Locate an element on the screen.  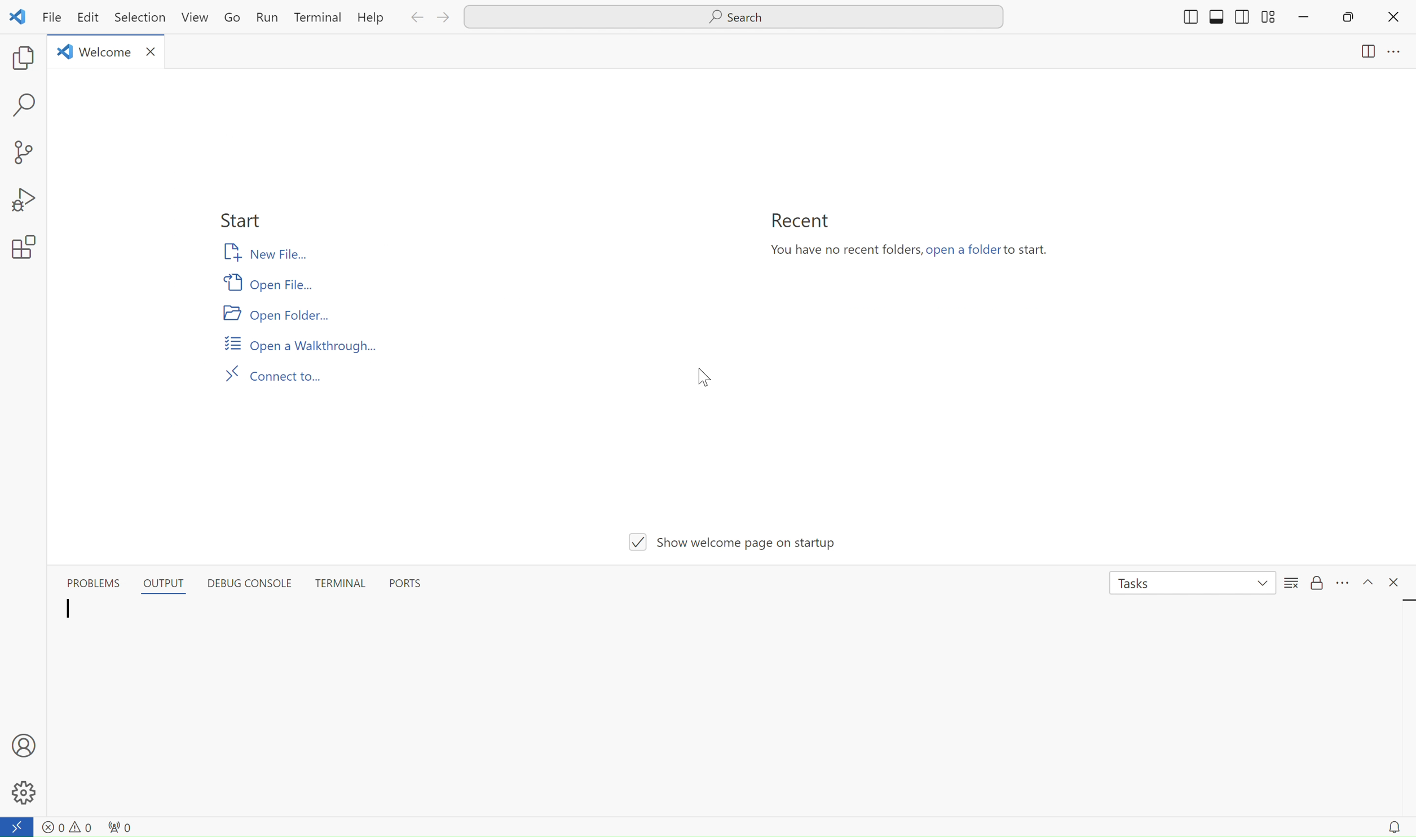
Run is located at coordinates (268, 17).